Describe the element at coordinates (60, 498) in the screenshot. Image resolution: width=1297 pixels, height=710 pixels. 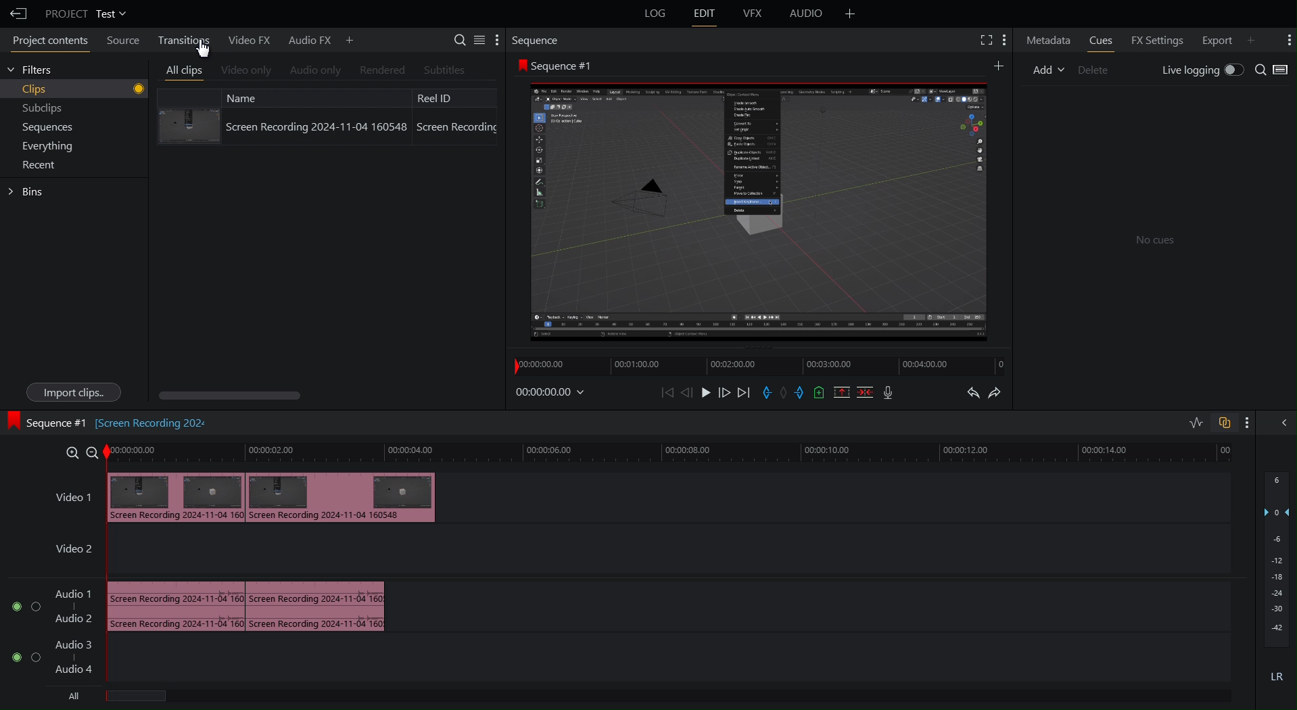
I see `Video 1` at that location.